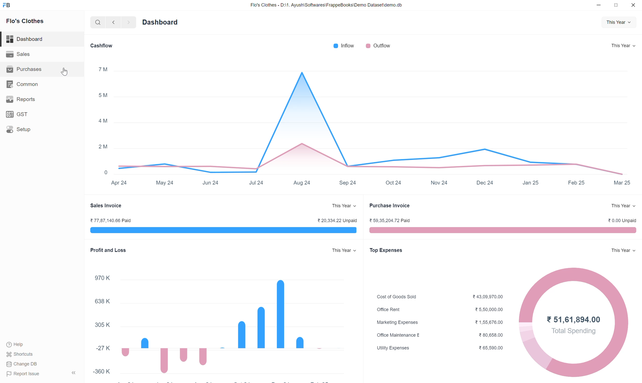 The image size is (642, 383). What do you see at coordinates (74, 373) in the screenshot?
I see `Collapse` at bounding box center [74, 373].